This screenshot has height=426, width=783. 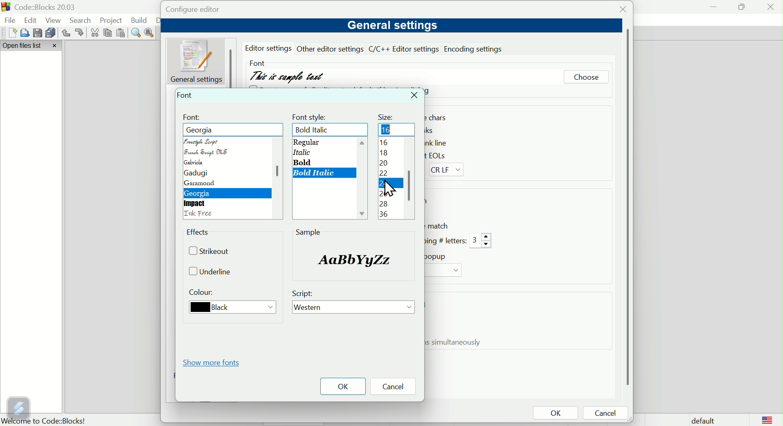 What do you see at coordinates (196, 204) in the screenshot?
I see `Impact` at bounding box center [196, 204].